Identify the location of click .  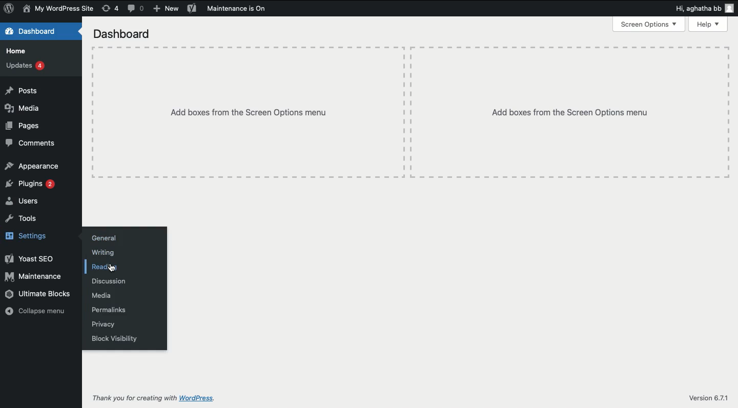
(111, 267).